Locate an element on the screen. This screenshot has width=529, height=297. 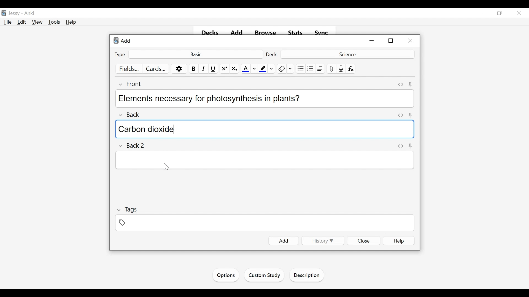
Bold is located at coordinates (193, 69).